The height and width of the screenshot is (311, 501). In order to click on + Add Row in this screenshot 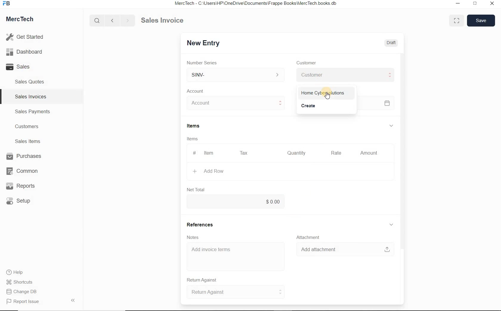, I will do `click(211, 171)`.